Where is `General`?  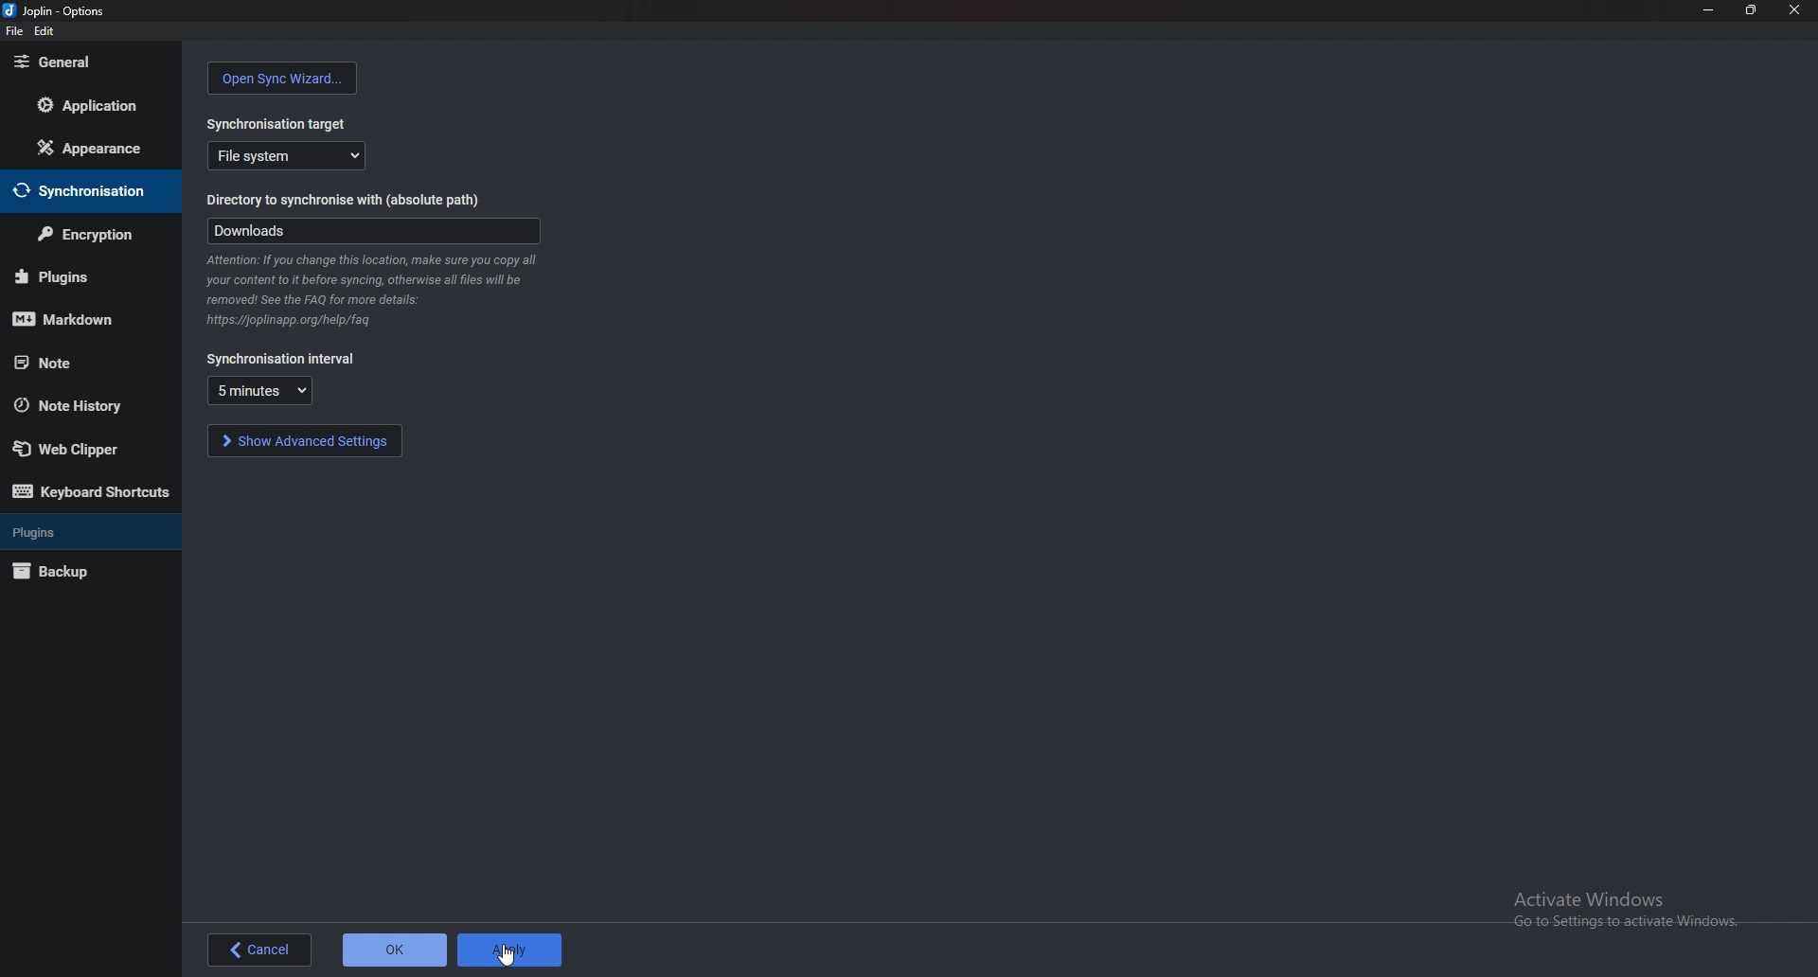 General is located at coordinates (88, 61).